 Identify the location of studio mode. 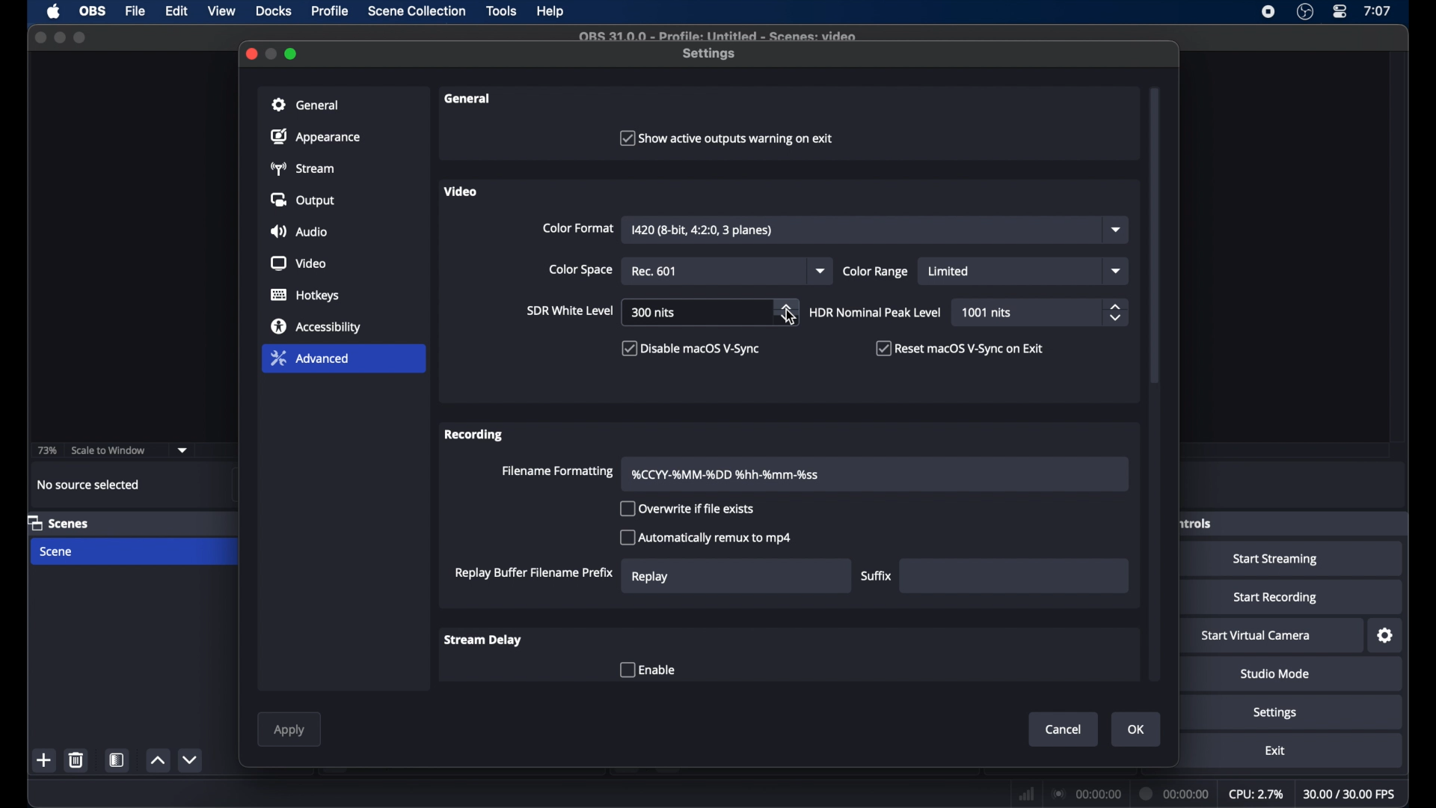
(1276, 674).